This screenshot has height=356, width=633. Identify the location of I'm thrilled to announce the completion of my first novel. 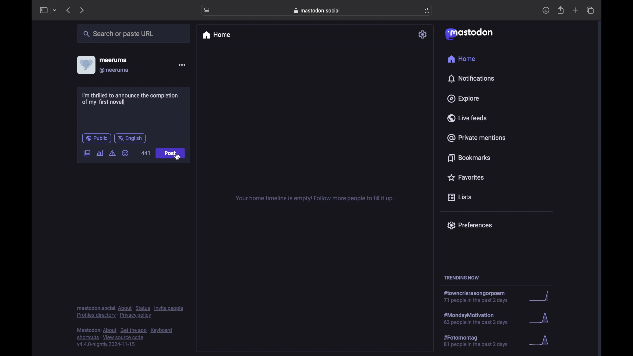
(129, 99).